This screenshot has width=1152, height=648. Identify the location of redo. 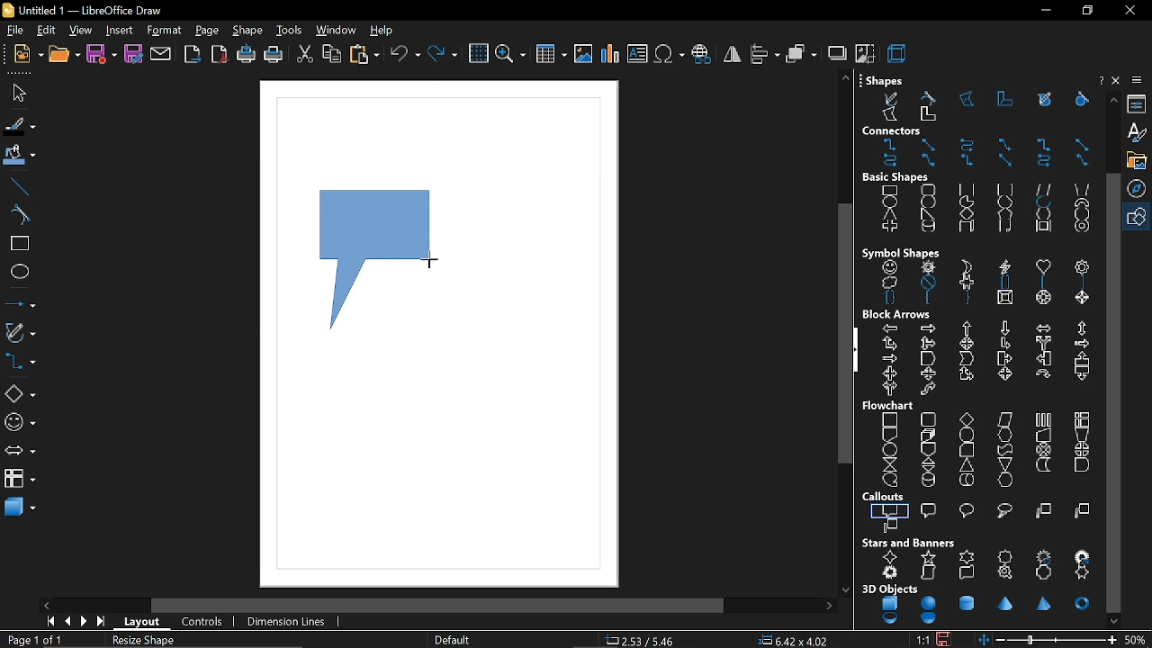
(444, 55).